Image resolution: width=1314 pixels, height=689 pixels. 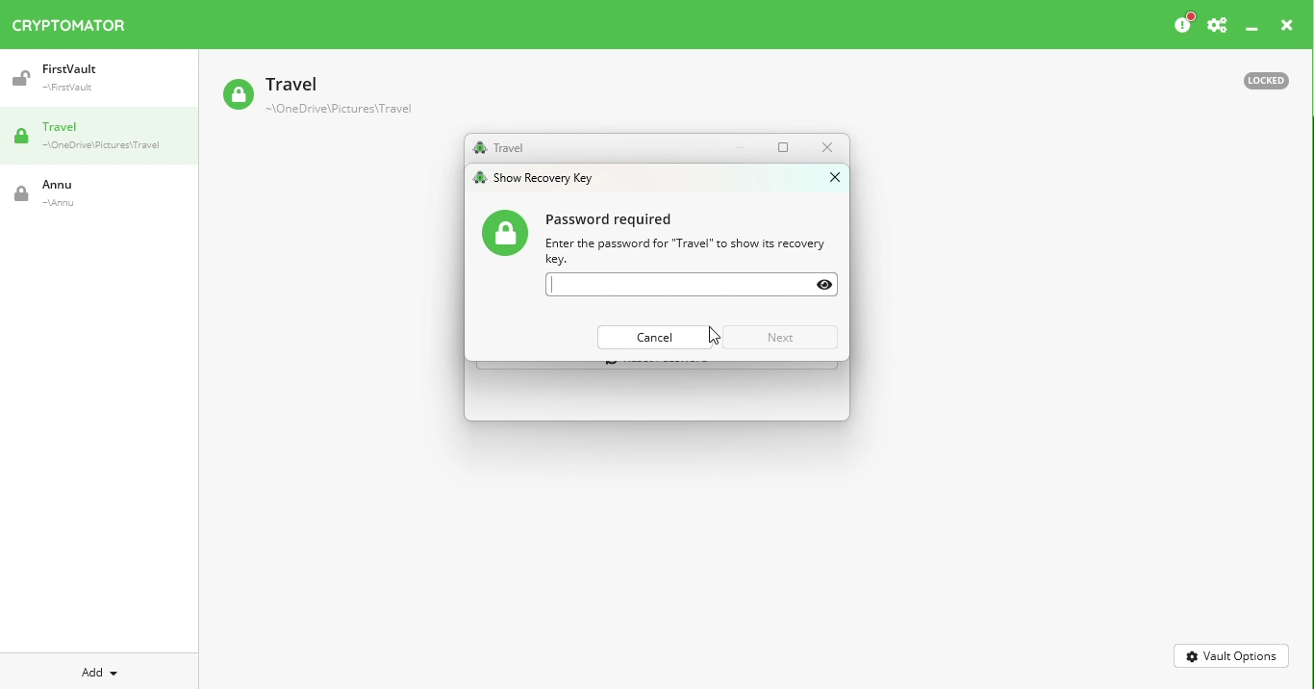 I want to click on Vault, so click(x=89, y=78).